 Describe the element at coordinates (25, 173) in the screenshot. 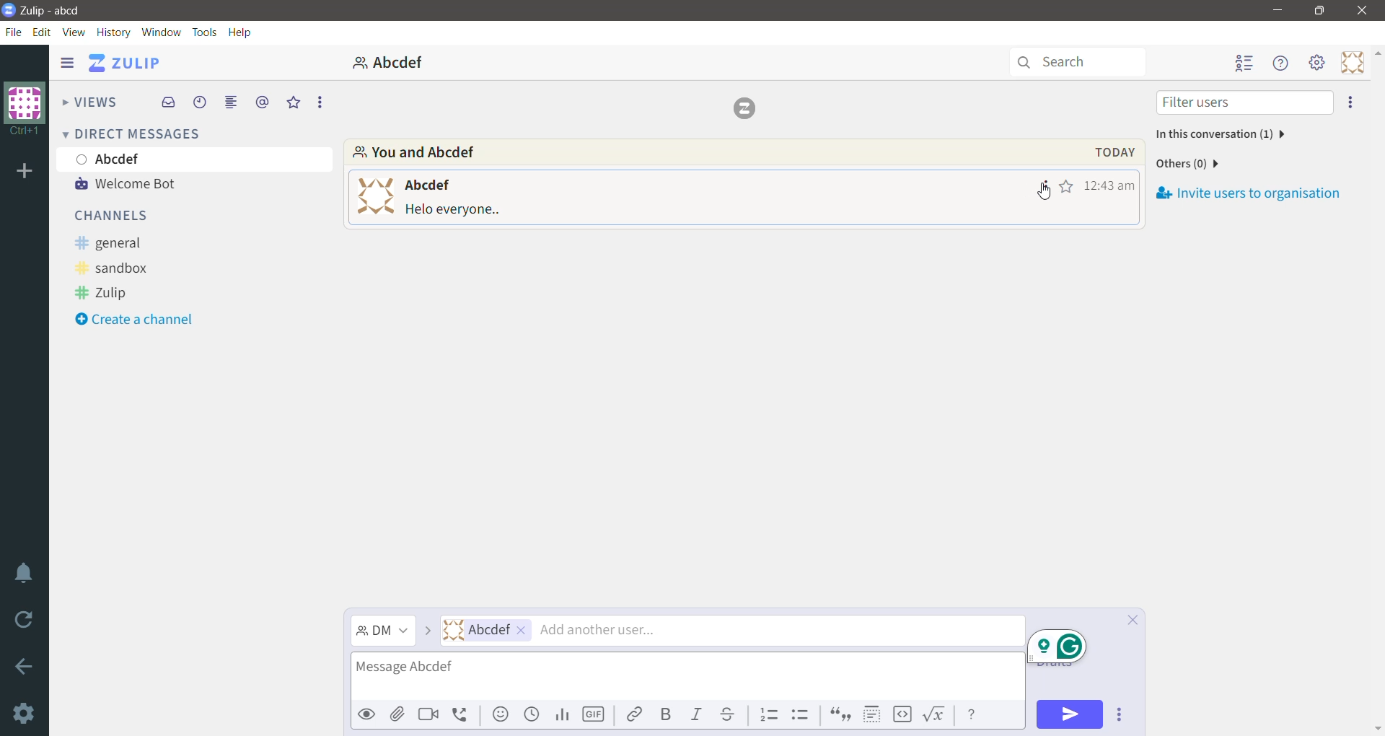

I see `Organization Name` at that location.